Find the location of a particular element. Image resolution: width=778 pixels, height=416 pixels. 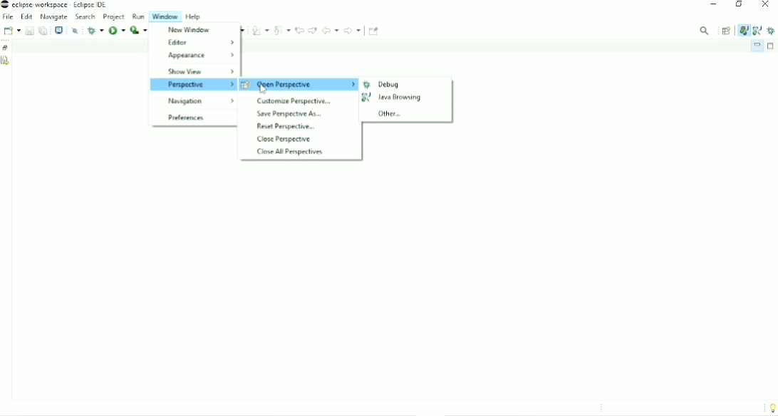

Close is located at coordinates (766, 6).